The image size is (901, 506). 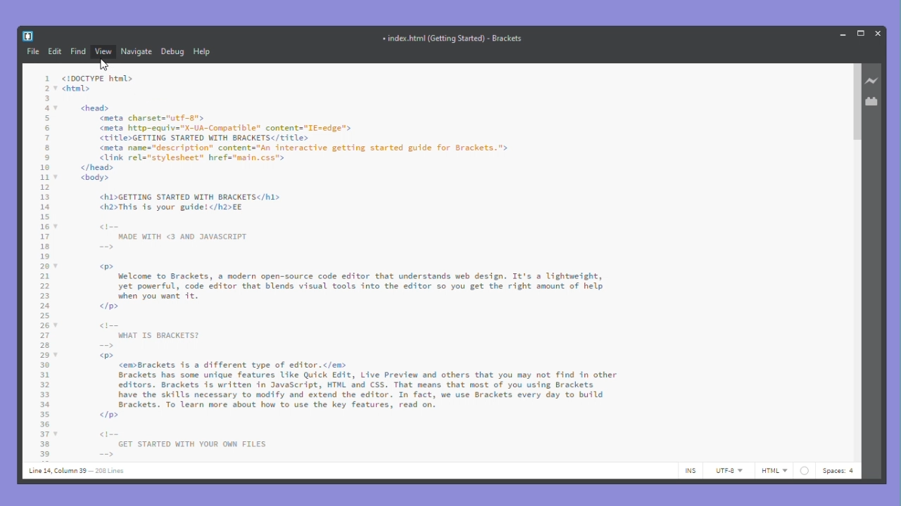 I want to click on 39, so click(x=44, y=454).